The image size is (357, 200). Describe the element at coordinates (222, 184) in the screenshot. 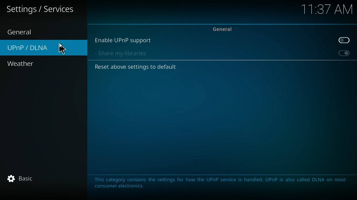

I see `This category contains the settings for how the UPnP service is handled. UPnP is also called DLNA on most
consumer electronics.` at that location.